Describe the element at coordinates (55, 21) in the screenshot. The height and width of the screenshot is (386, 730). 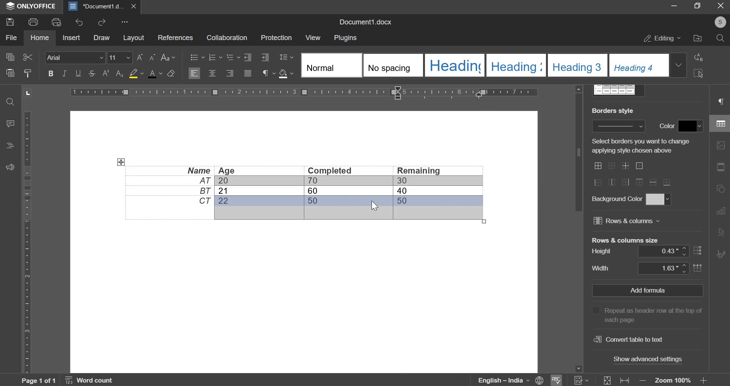
I see `print preview` at that location.